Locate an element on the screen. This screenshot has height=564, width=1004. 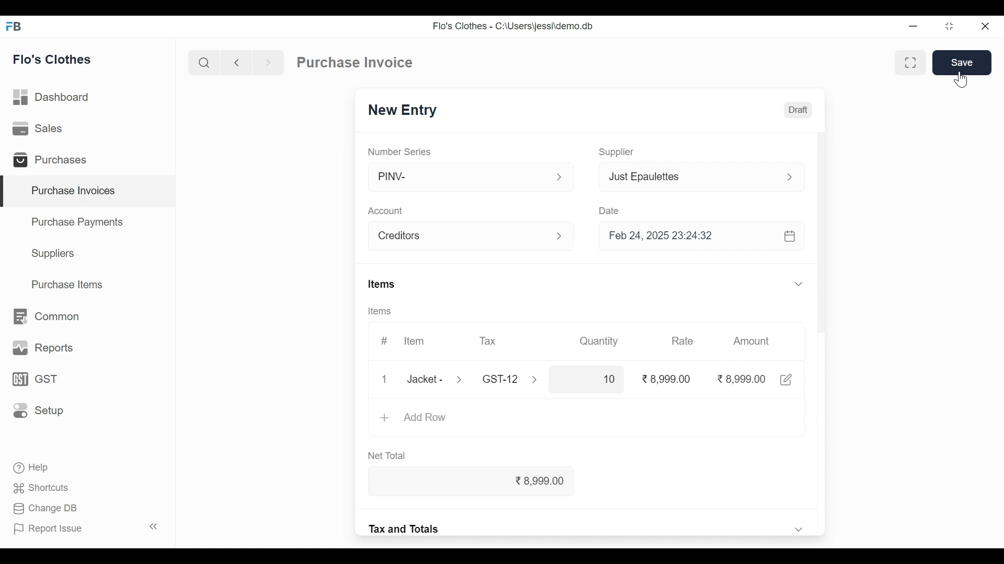
Purchases is located at coordinates (53, 160).